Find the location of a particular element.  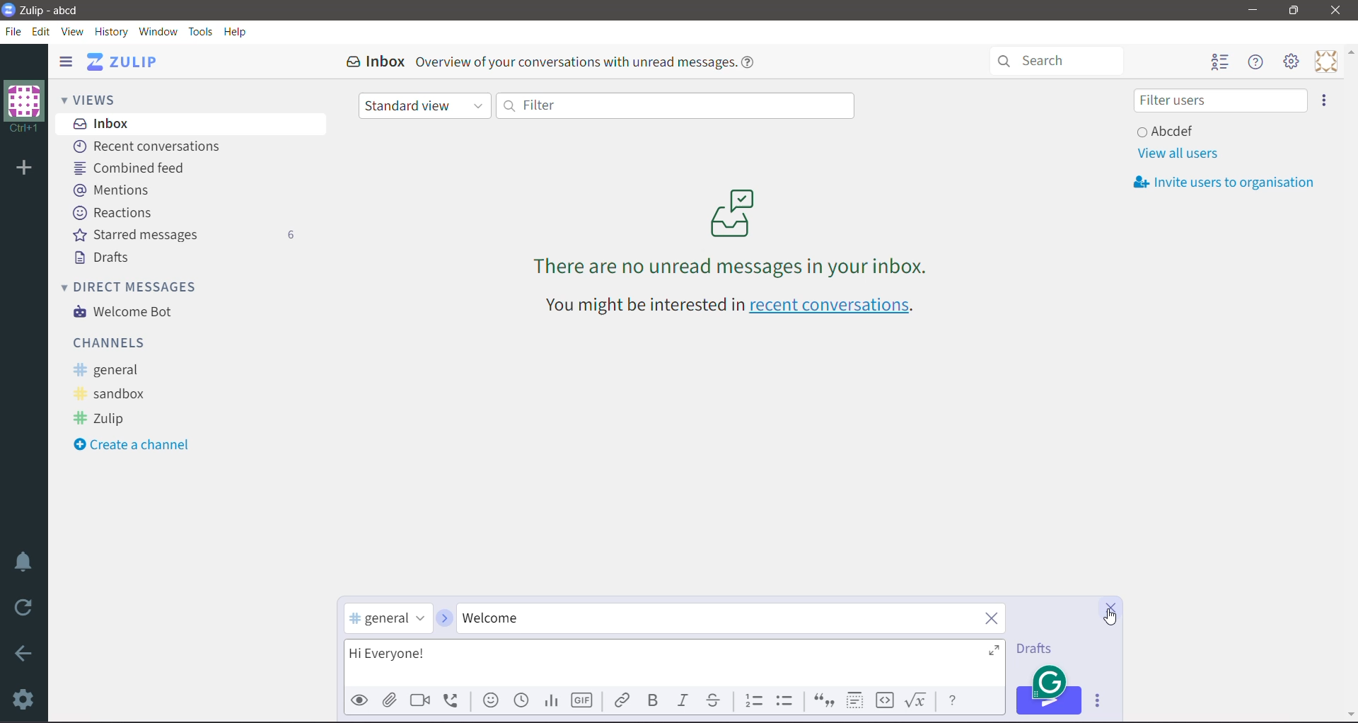

Link is located at coordinates (622, 699).